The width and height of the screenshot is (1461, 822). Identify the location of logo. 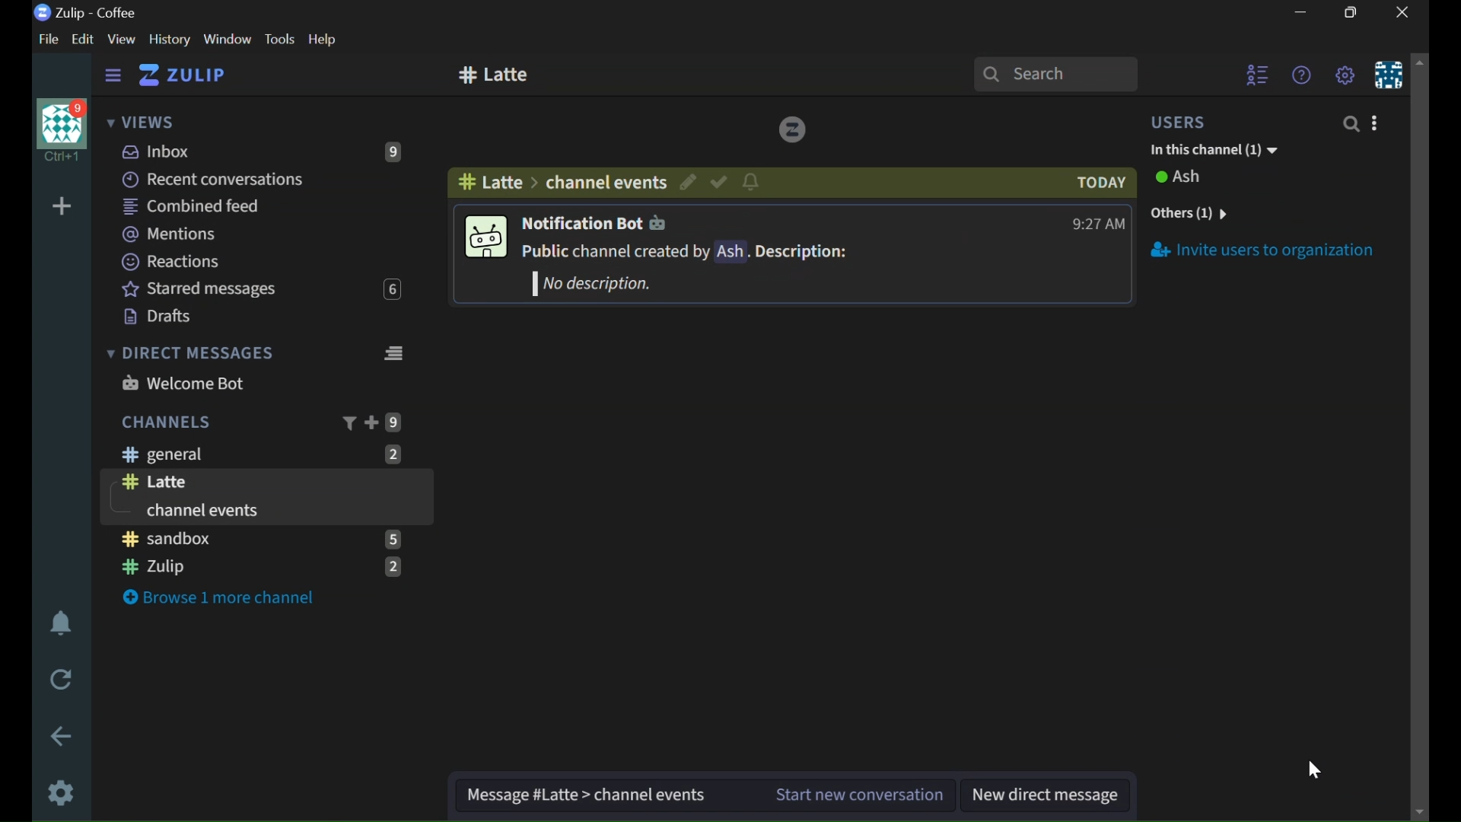
(793, 127).